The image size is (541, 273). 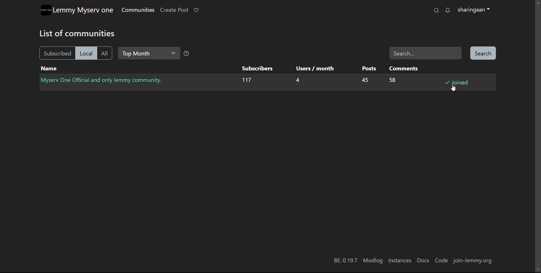 I want to click on lemmy myserv one, so click(x=83, y=10).